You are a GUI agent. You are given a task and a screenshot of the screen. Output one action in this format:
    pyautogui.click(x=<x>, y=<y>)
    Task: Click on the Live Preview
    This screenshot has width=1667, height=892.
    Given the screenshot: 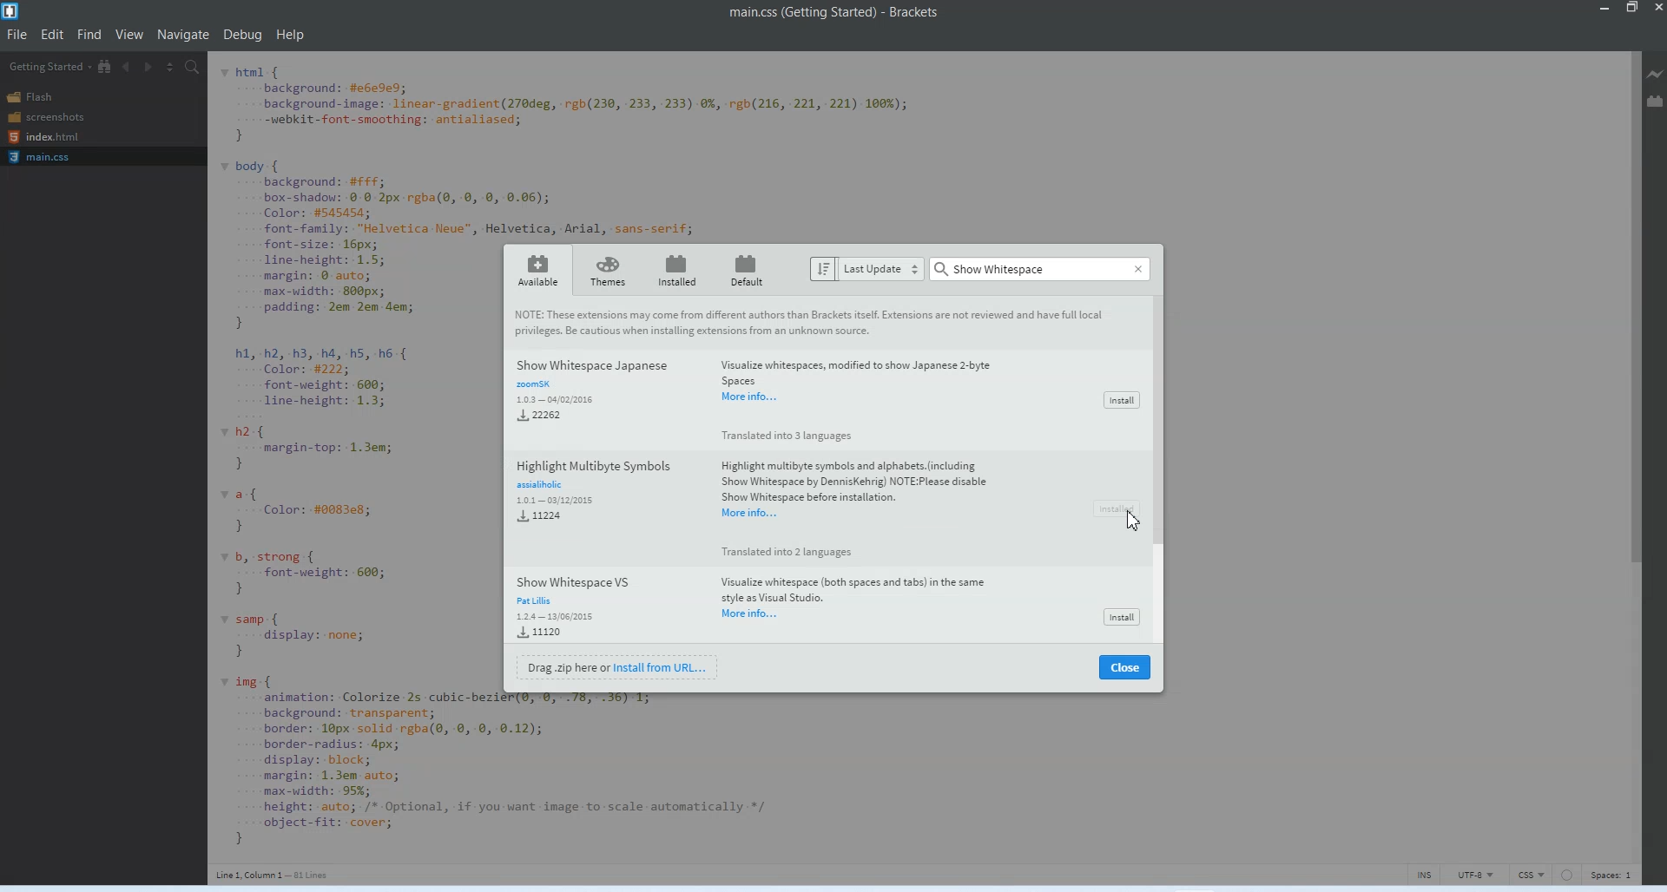 What is the action you would take?
    pyautogui.click(x=1656, y=74)
    